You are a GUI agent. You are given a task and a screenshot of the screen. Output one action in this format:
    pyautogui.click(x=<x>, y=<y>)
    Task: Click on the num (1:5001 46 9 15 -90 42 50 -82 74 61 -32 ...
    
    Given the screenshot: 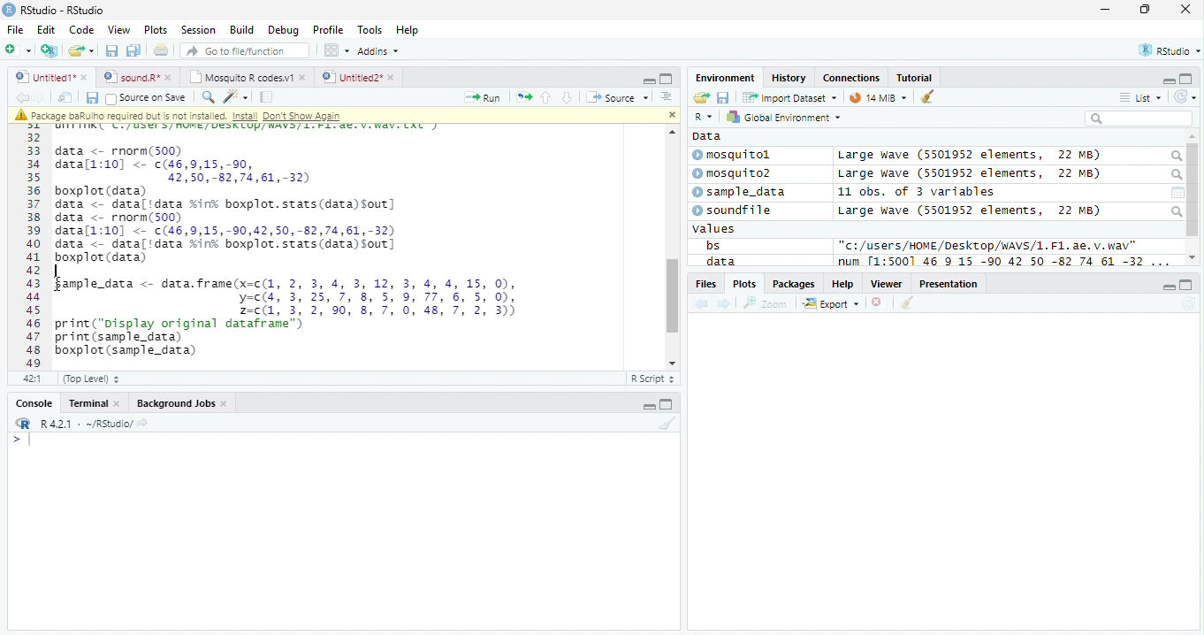 What is the action you would take?
    pyautogui.click(x=1006, y=262)
    